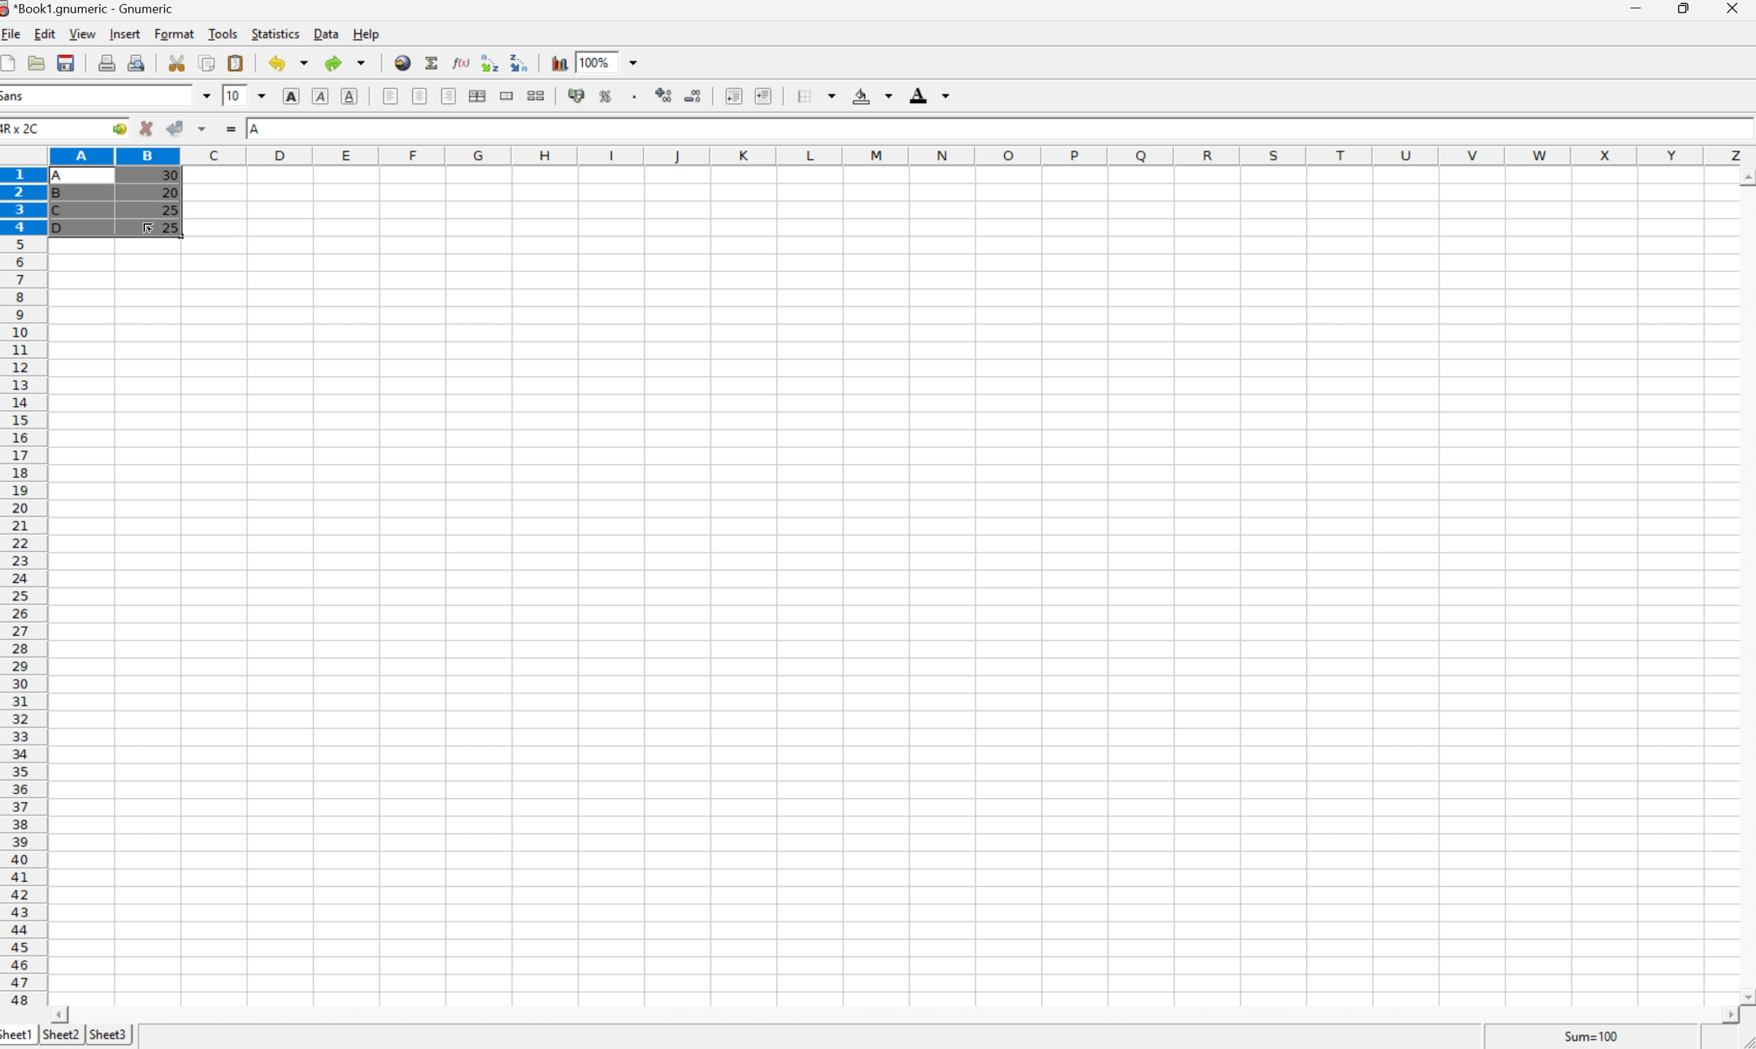  Describe the element at coordinates (450, 96) in the screenshot. I see `Align Right` at that location.